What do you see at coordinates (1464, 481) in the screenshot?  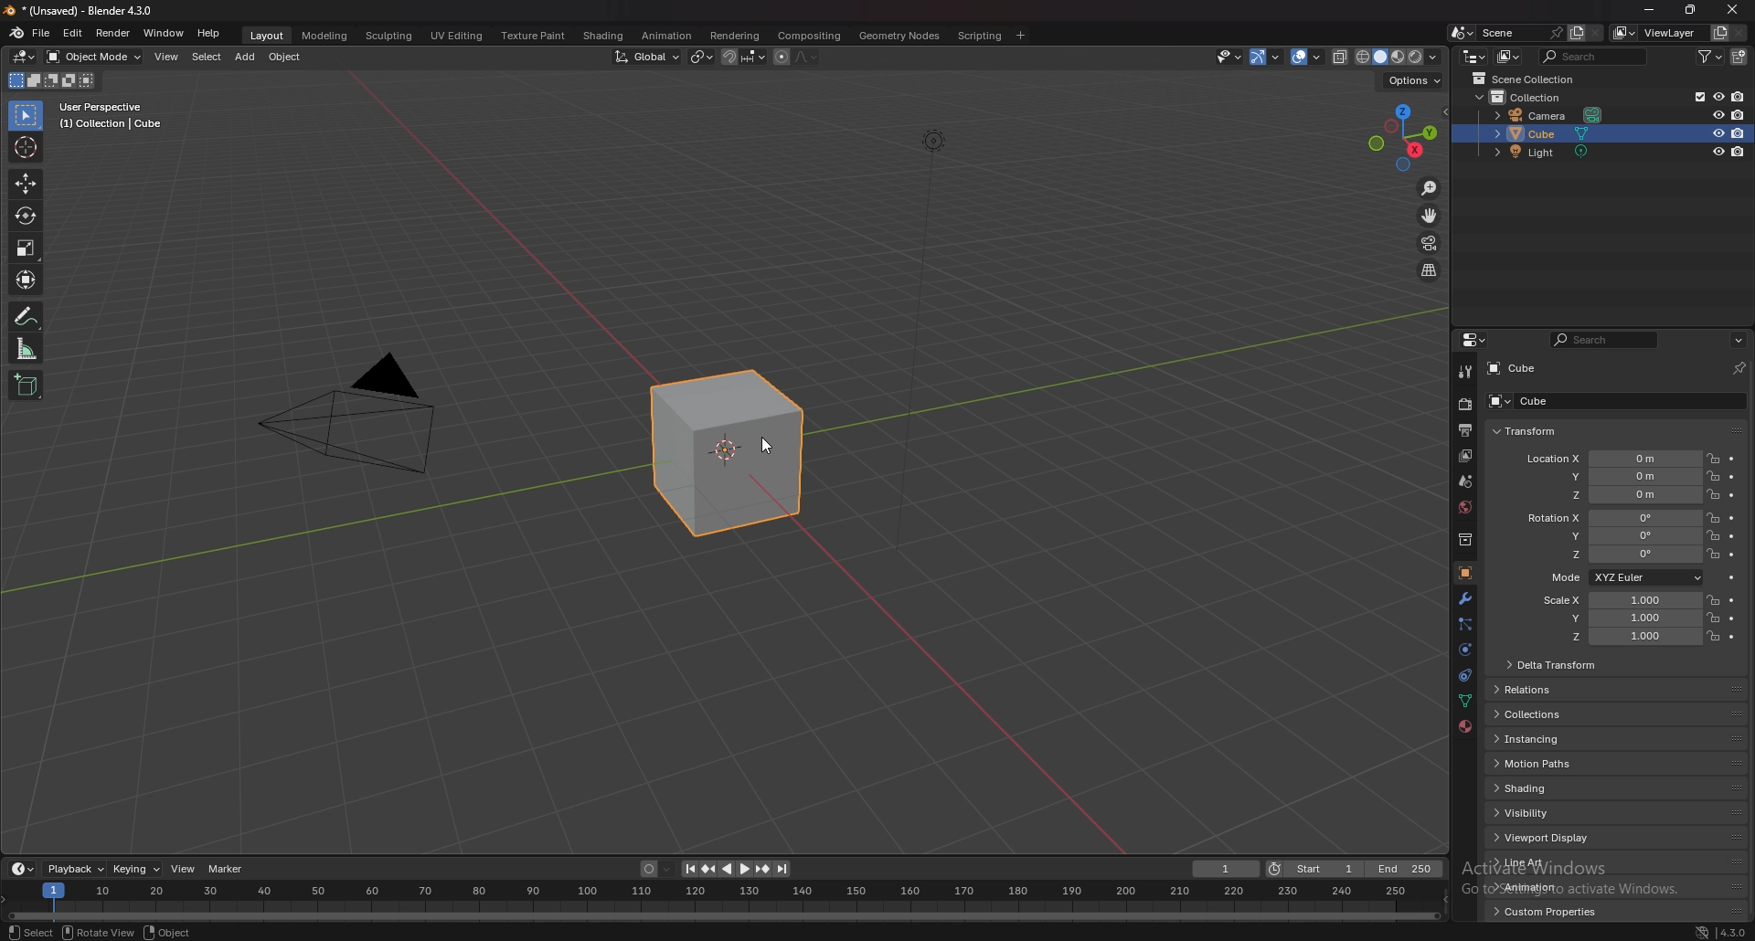 I see `scene` at bounding box center [1464, 481].